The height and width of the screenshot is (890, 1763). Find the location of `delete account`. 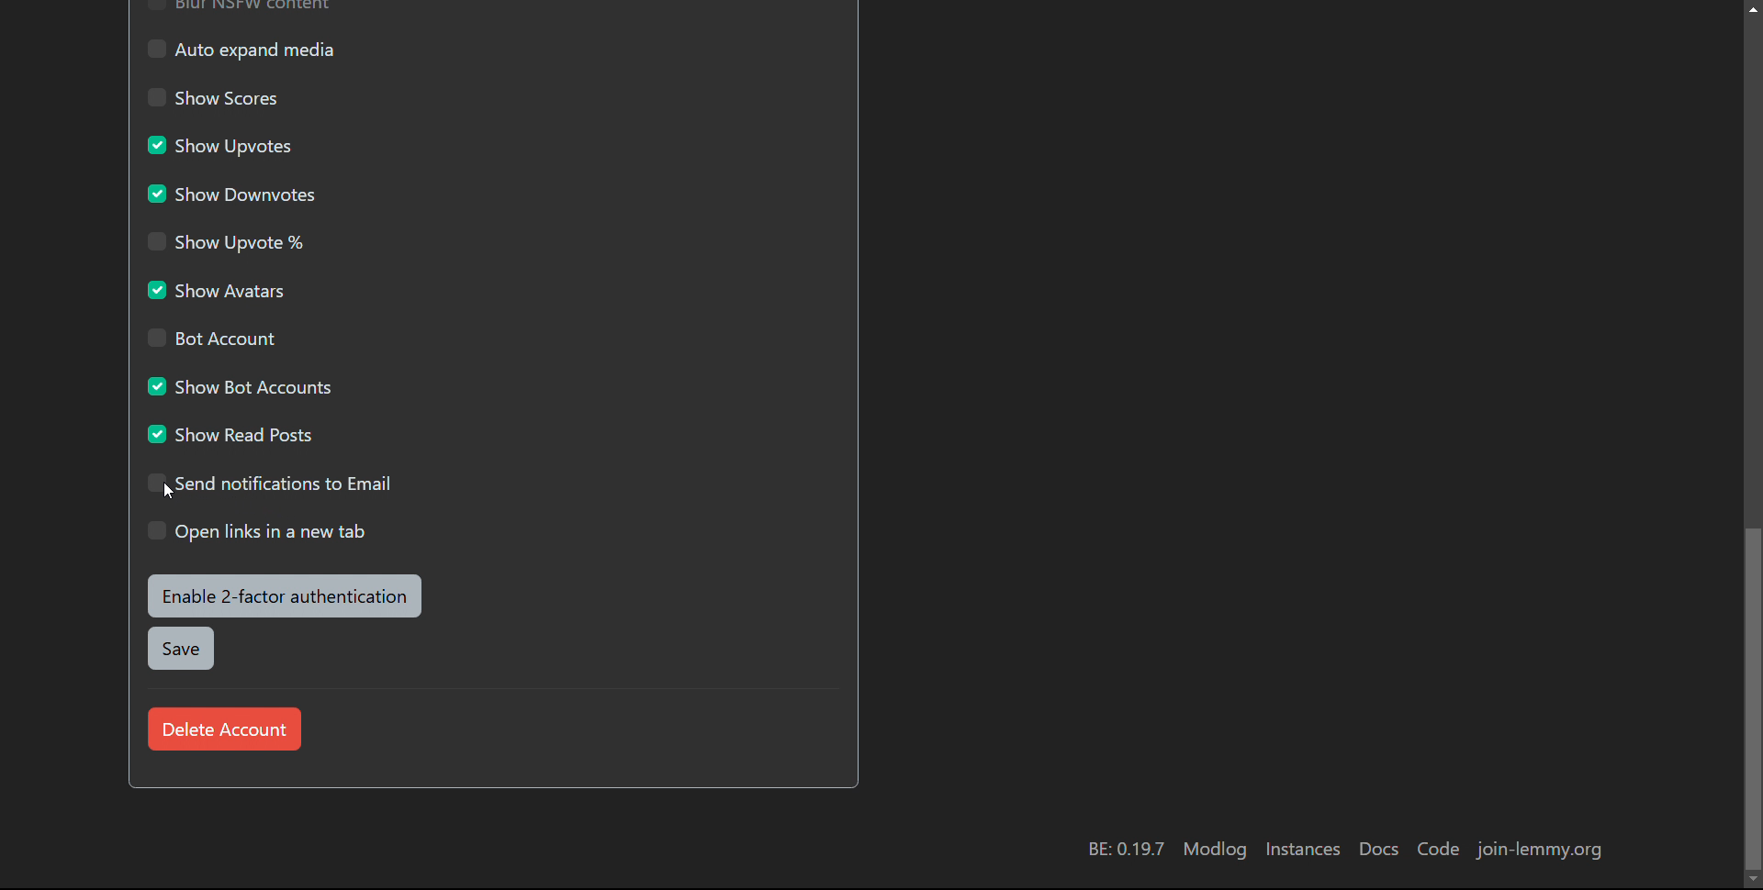

delete account is located at coordinates (222, 729).